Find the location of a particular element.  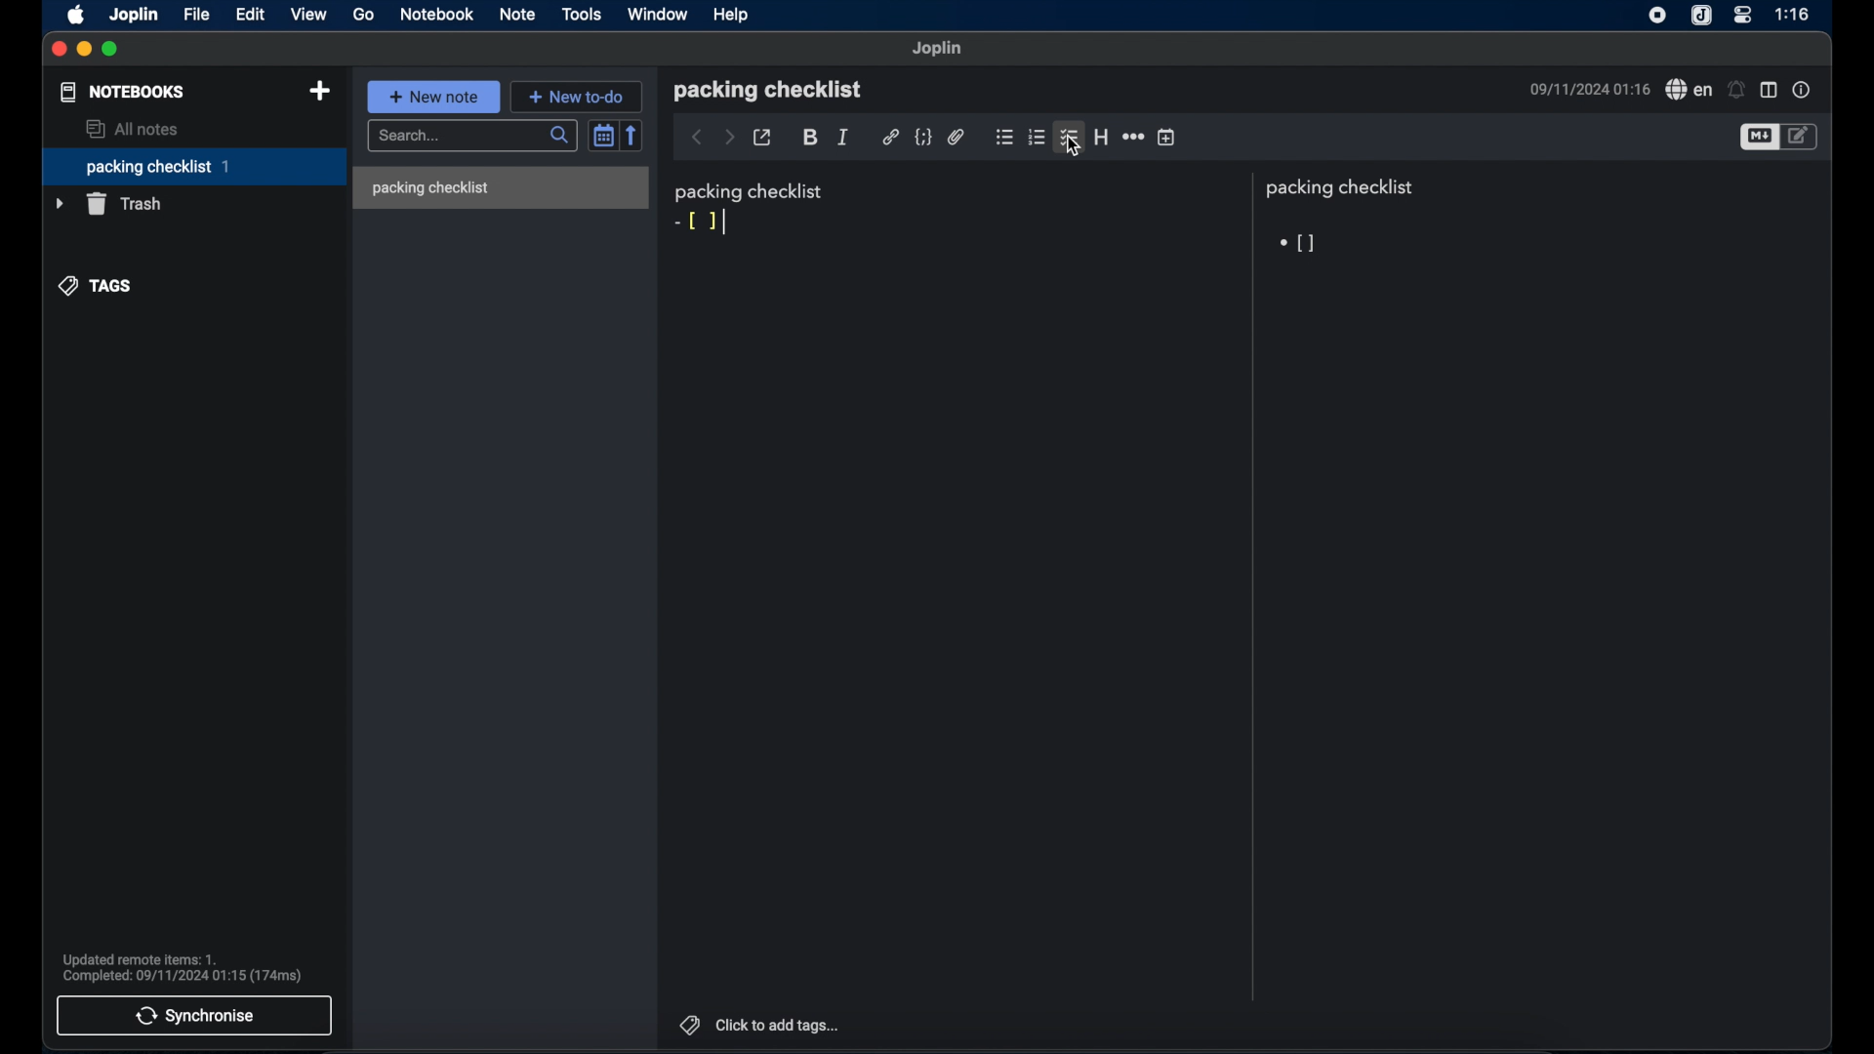

hyperlink is located at coordinates (890, 138).